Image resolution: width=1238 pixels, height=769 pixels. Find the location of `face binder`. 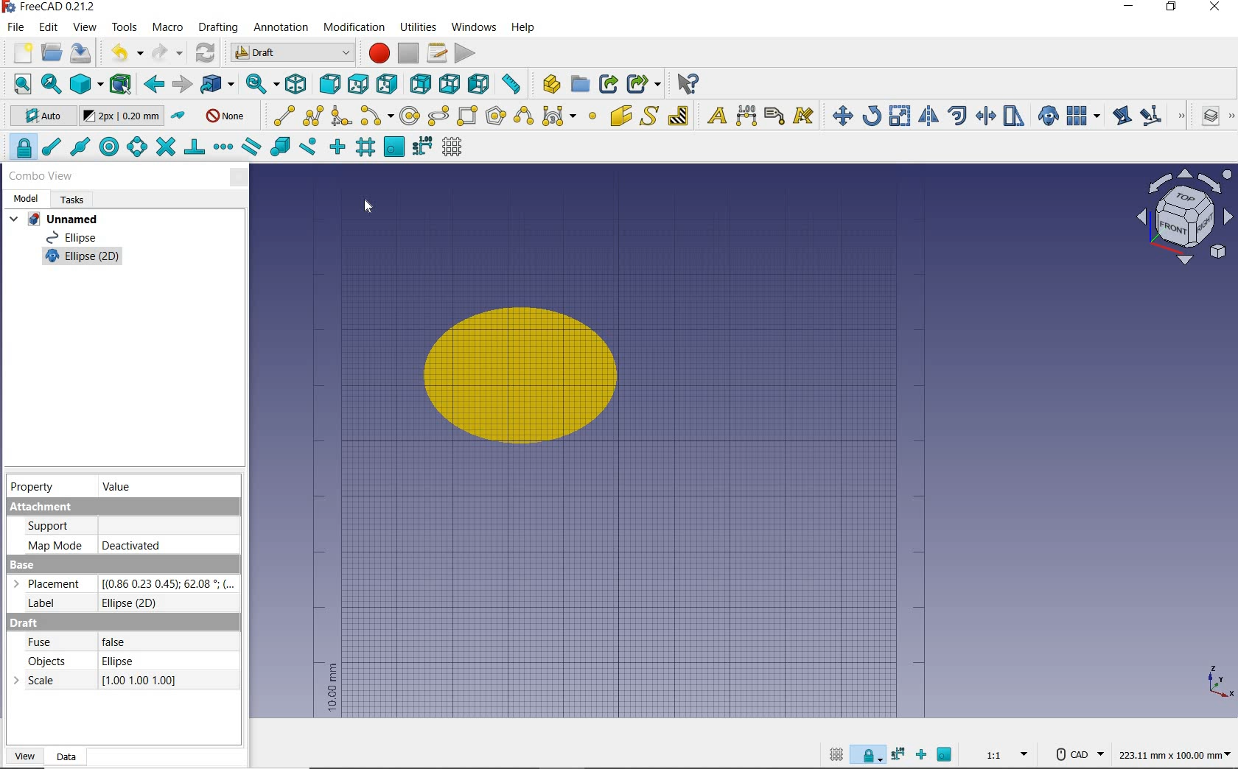

face binder is located at coordinates (622, 117).